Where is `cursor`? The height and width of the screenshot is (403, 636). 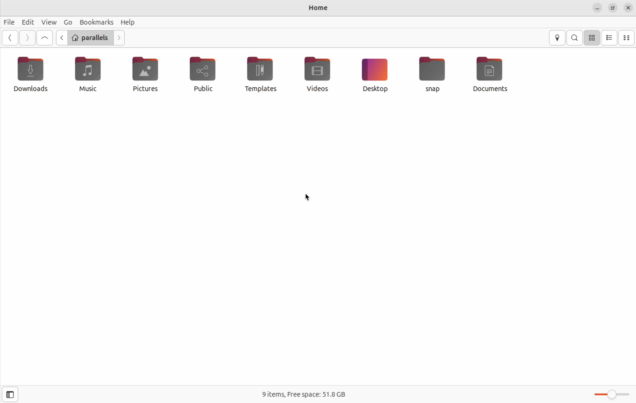
cursor is located at coordinates (308, 198).